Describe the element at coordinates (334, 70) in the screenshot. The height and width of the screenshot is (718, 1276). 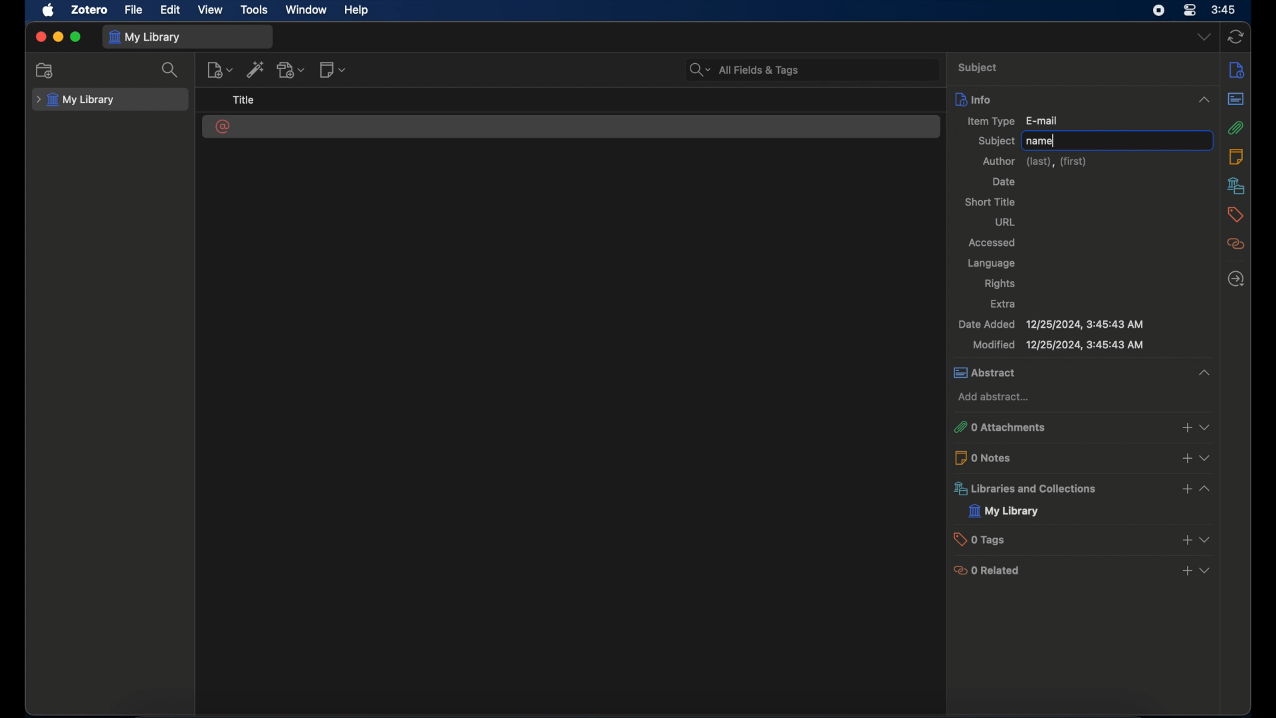
I see `new notes` at that location.